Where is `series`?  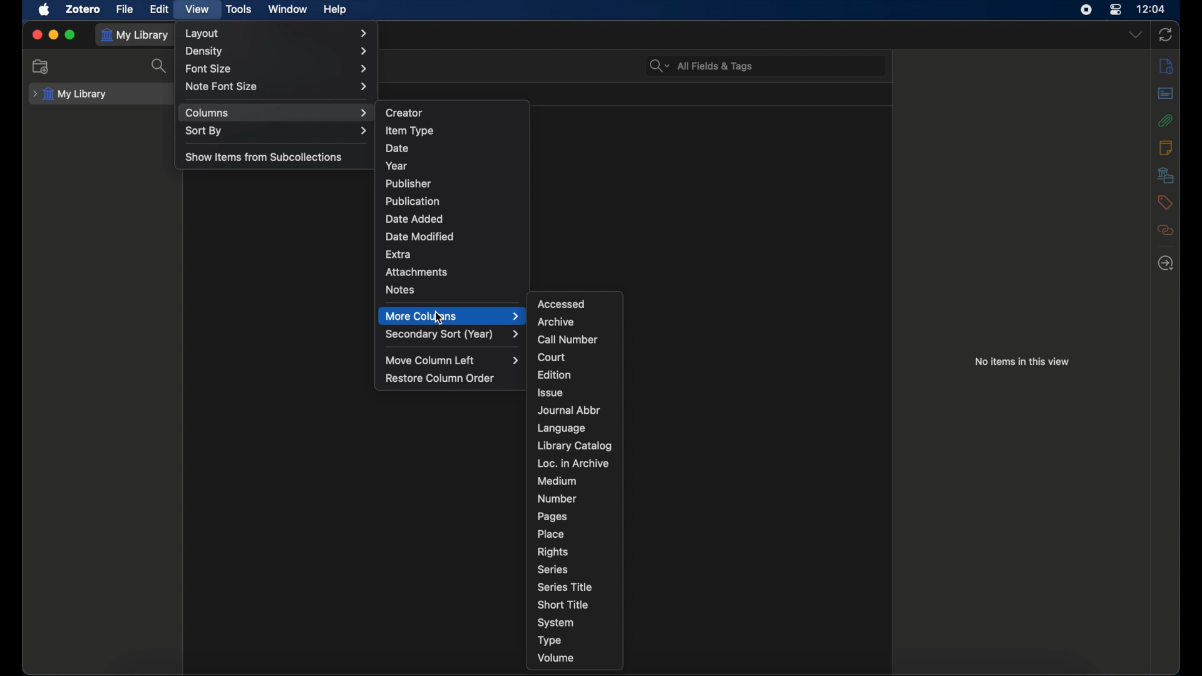 series is located at coordinates (553, 568).